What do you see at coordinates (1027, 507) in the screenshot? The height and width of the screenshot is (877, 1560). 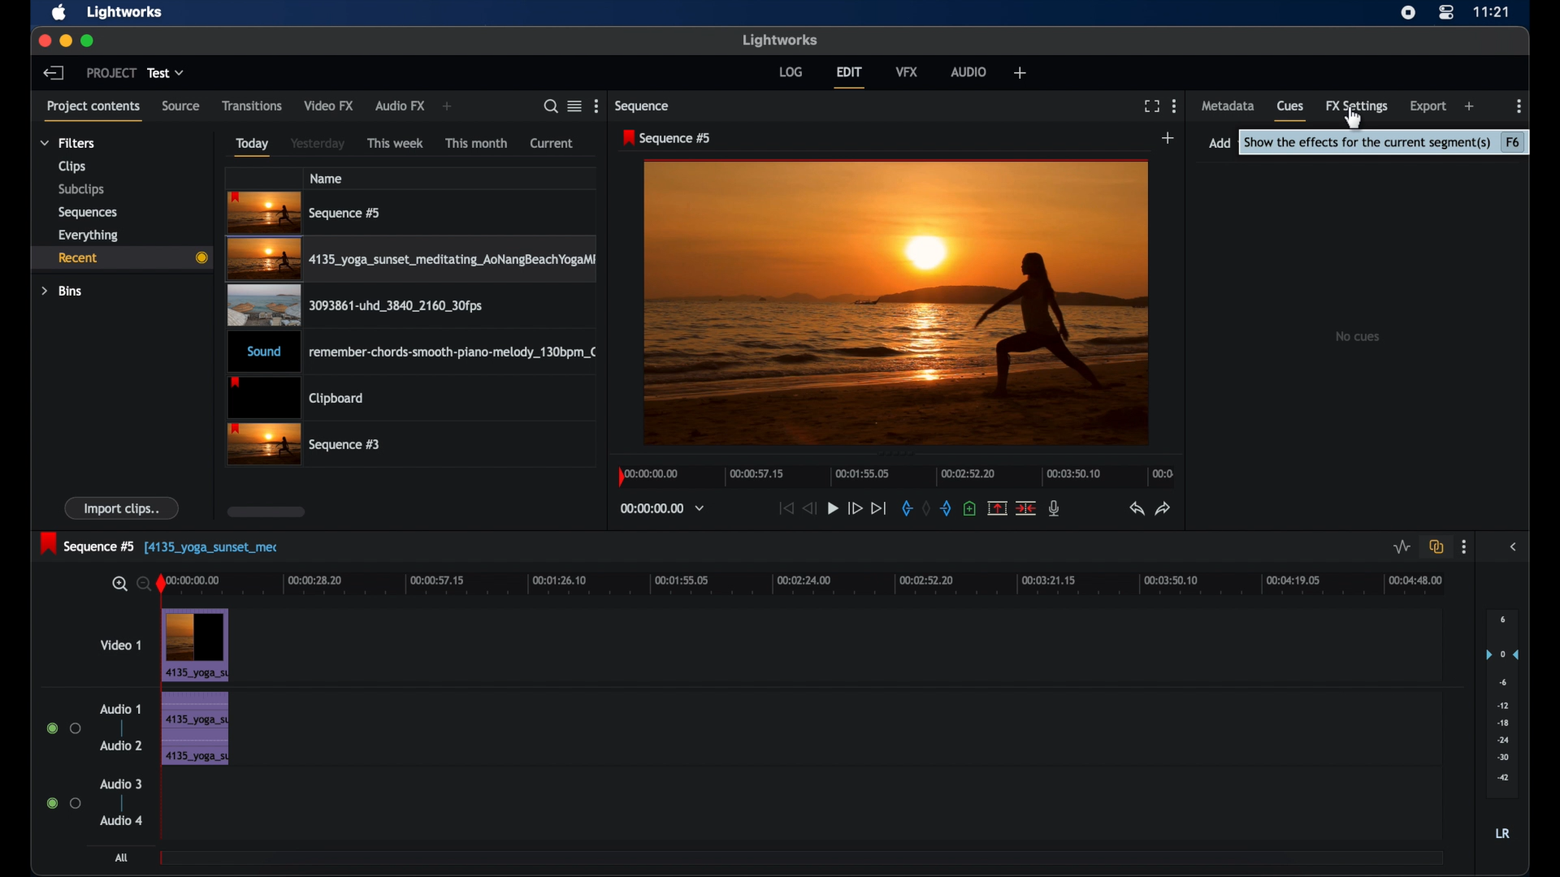 I see `split` at bounding box center [1027, 507].